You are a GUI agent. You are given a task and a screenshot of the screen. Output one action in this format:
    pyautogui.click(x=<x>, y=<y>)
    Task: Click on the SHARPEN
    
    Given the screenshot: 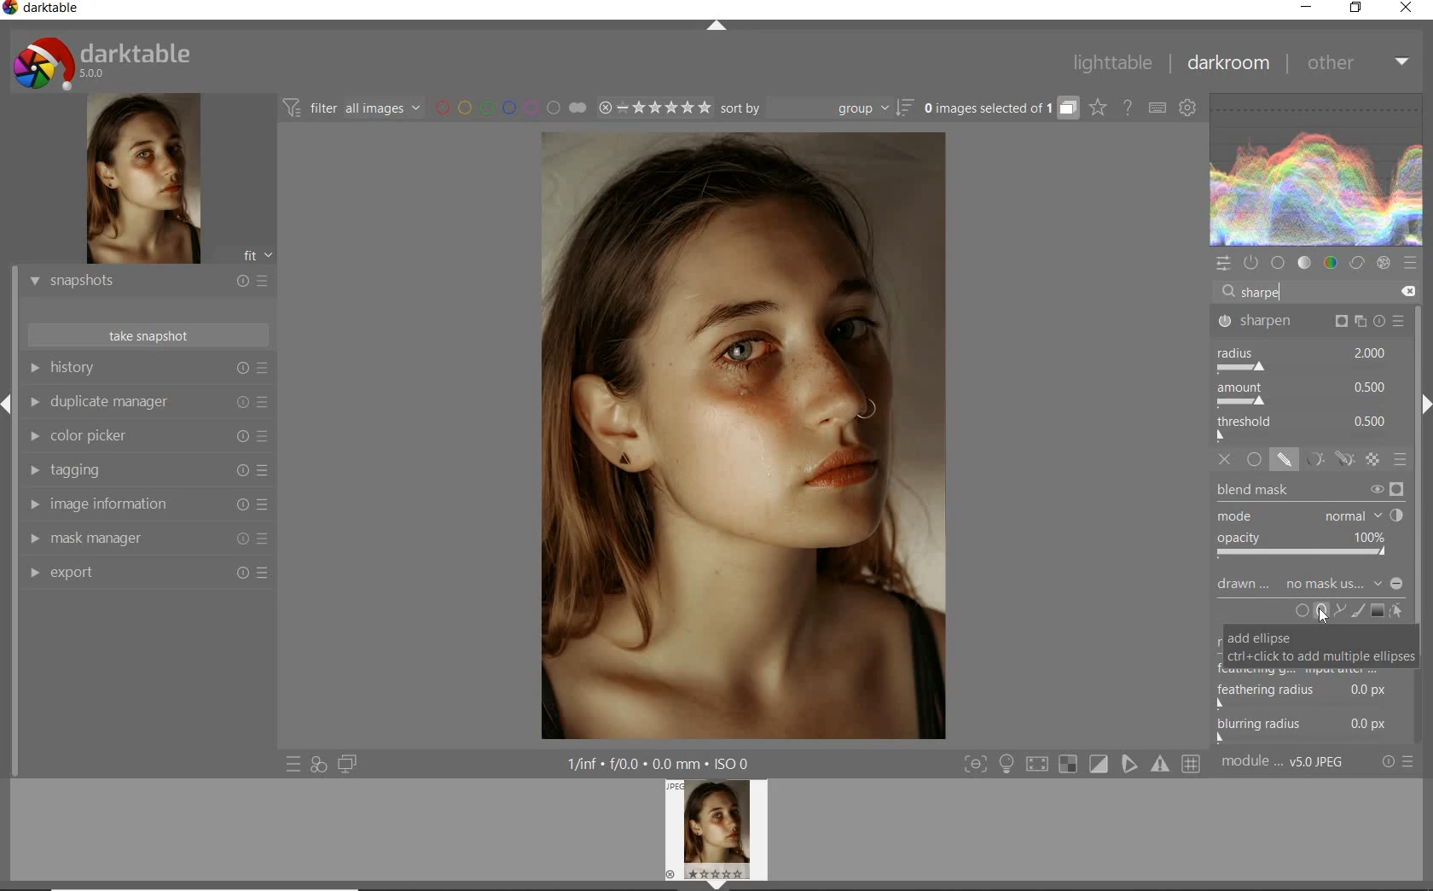 What is the action you would take?
    pyautogui.click(x=1312, y=323)
    